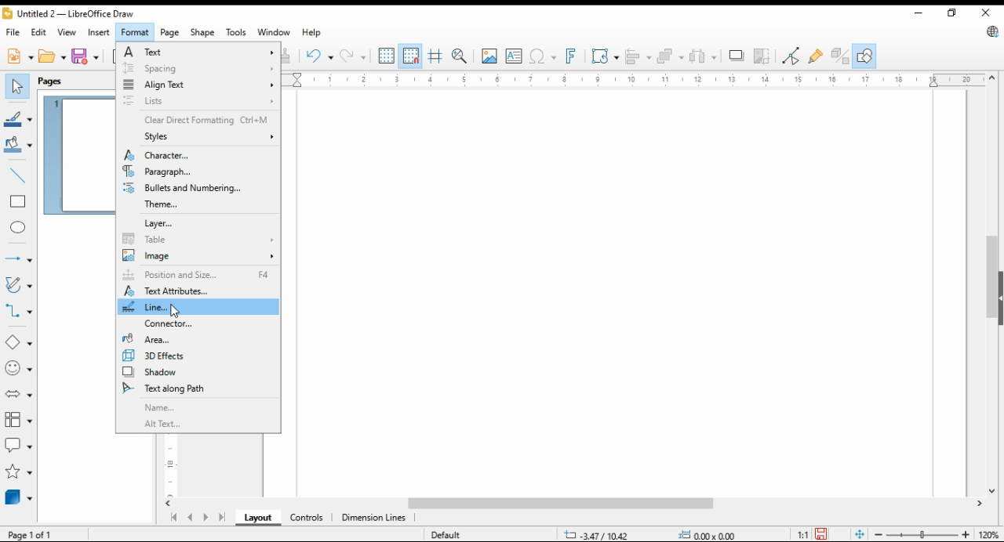 The width and height of the screenshot is (1004, 542). Describe the element at coordinates (192, 154) in the screenshot. I see `character` at that location.